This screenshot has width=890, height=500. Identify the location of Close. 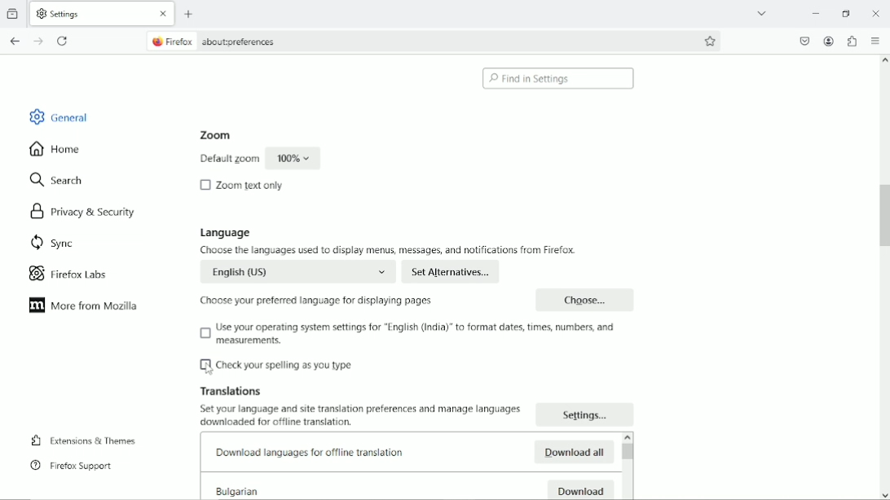
(875, 13).